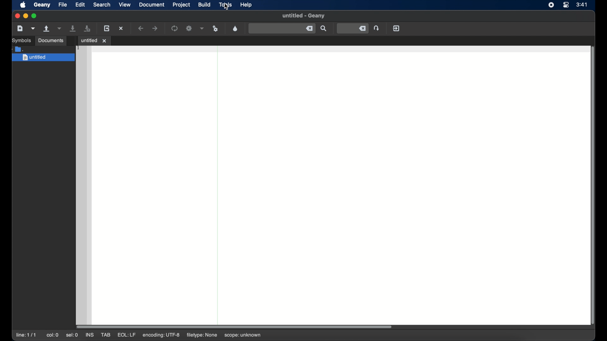 This screenshot has height=341, width=607. Describe the element at coordinates (243, 335) in the screenshot. I see `scope: unknown` at that location.